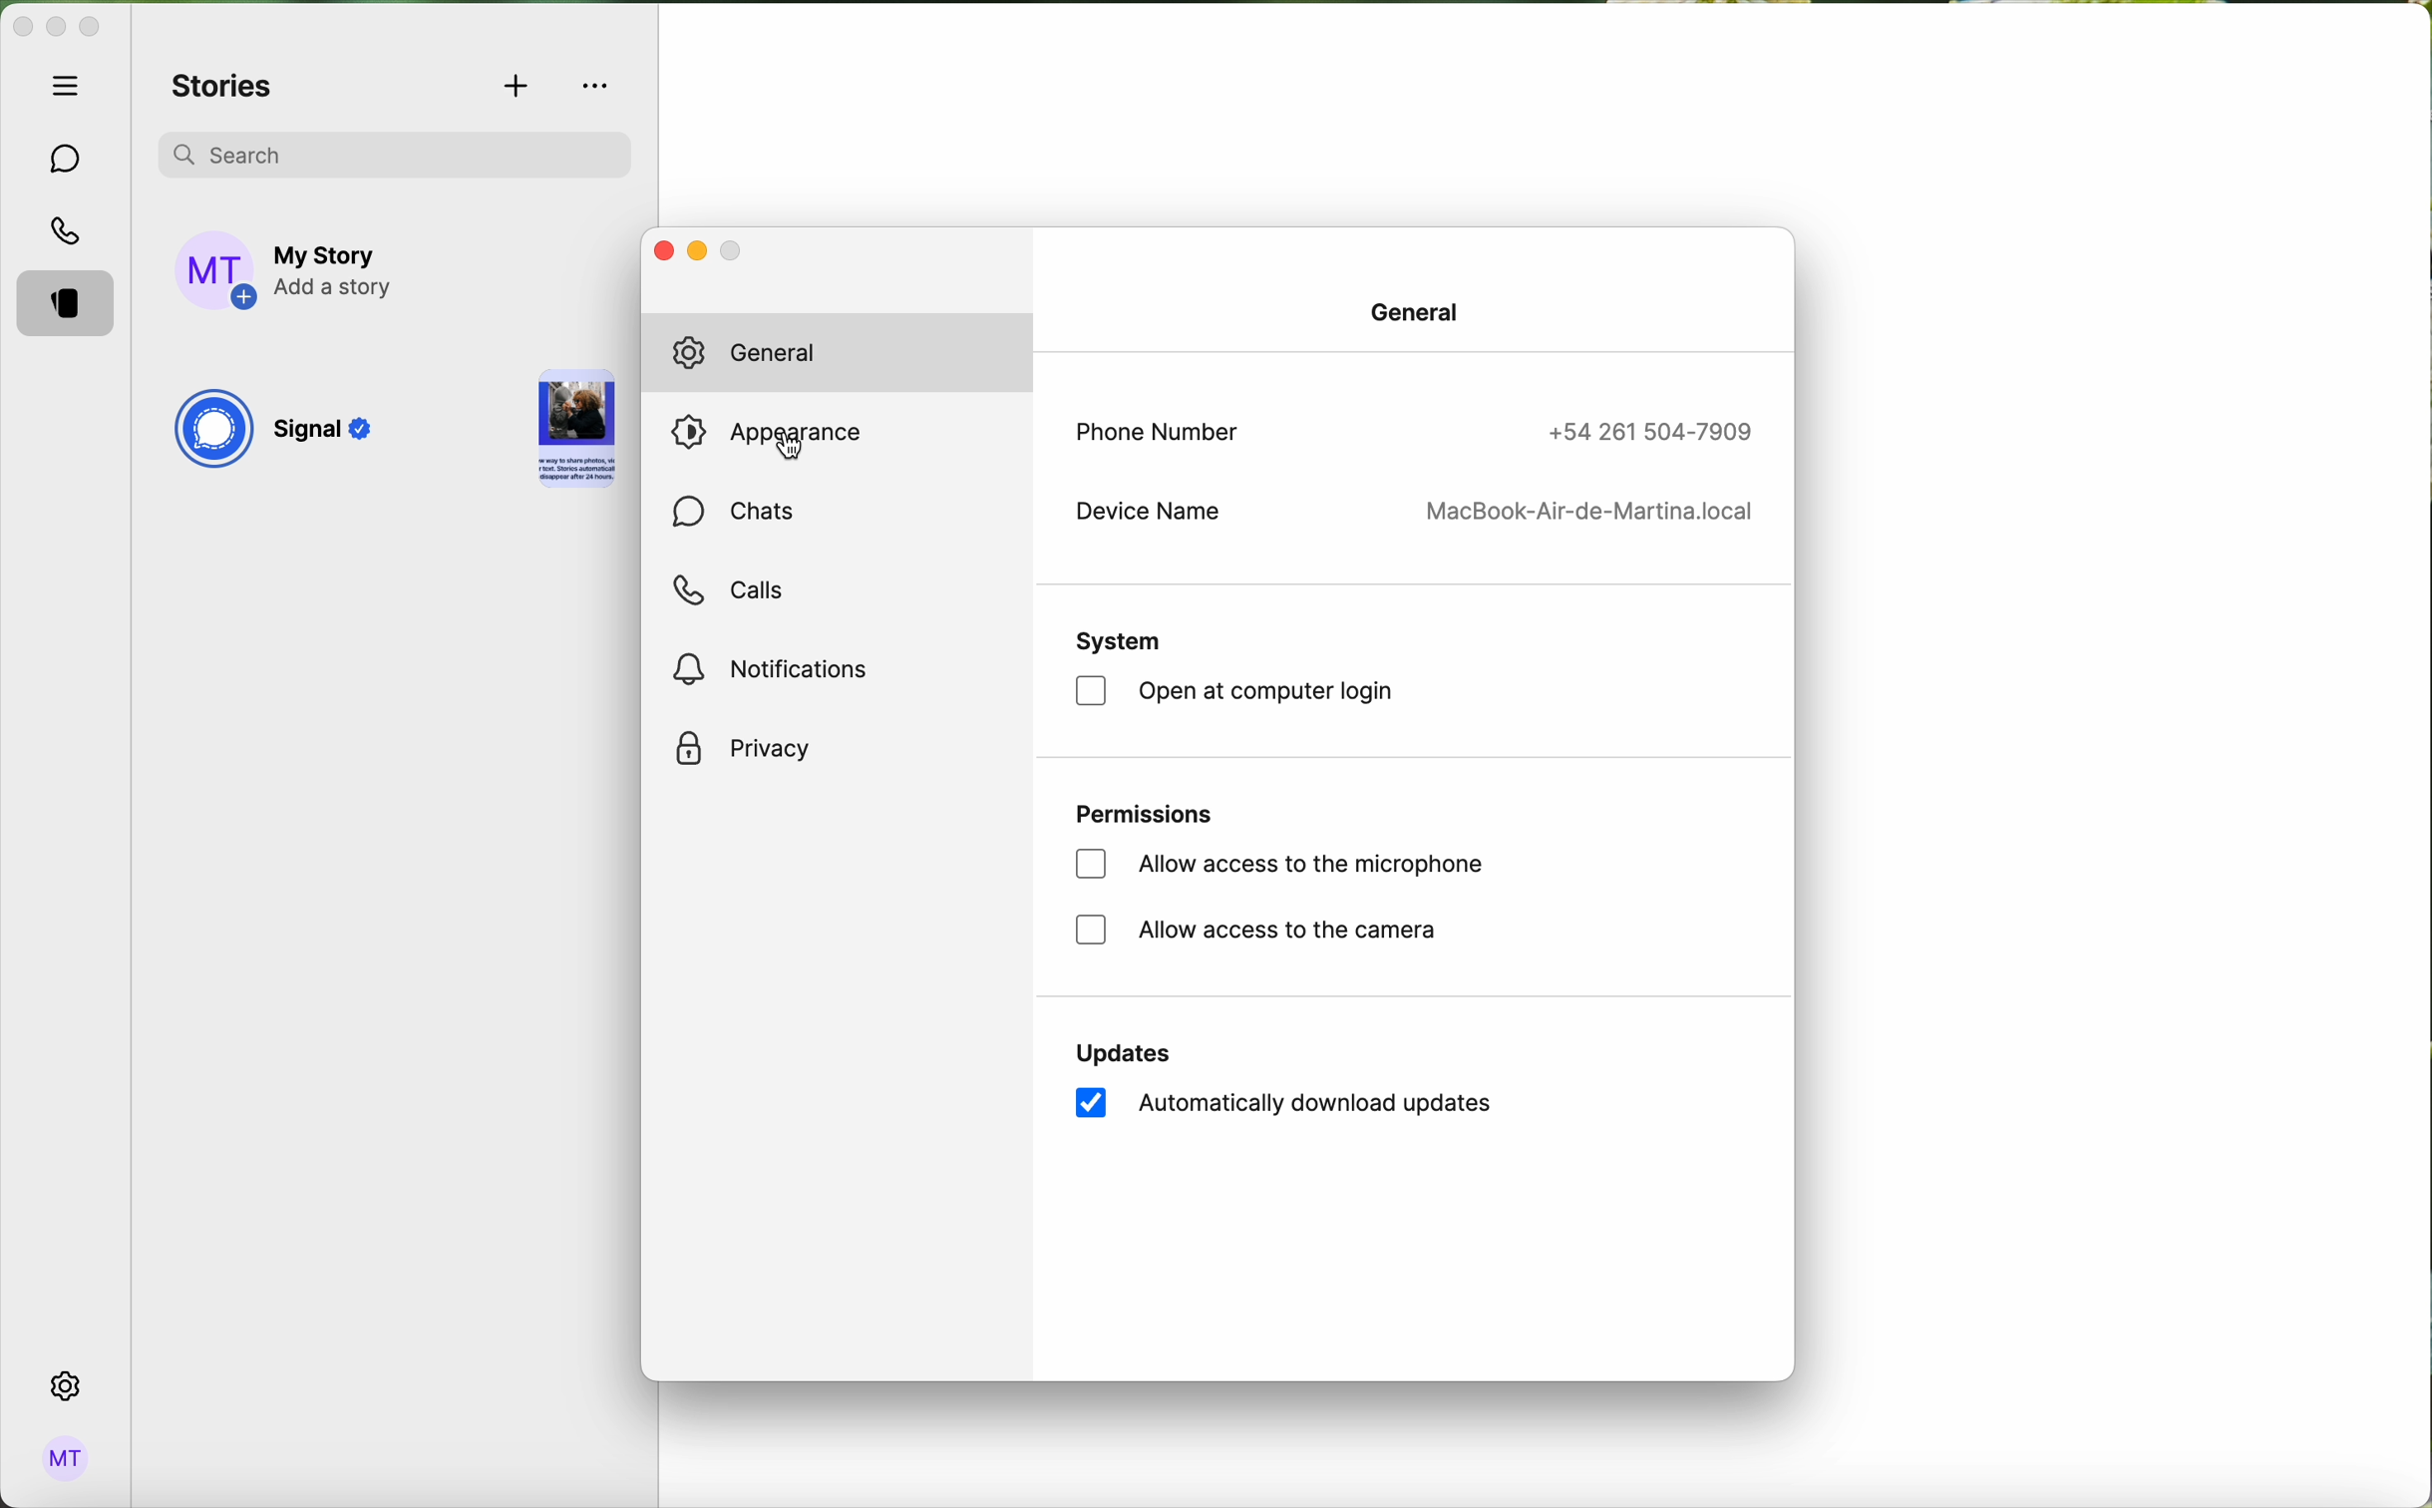 Image resolution: width=2432 pixels, height=1508 pixels. I want to click on checkbox, so click(1087, 691).